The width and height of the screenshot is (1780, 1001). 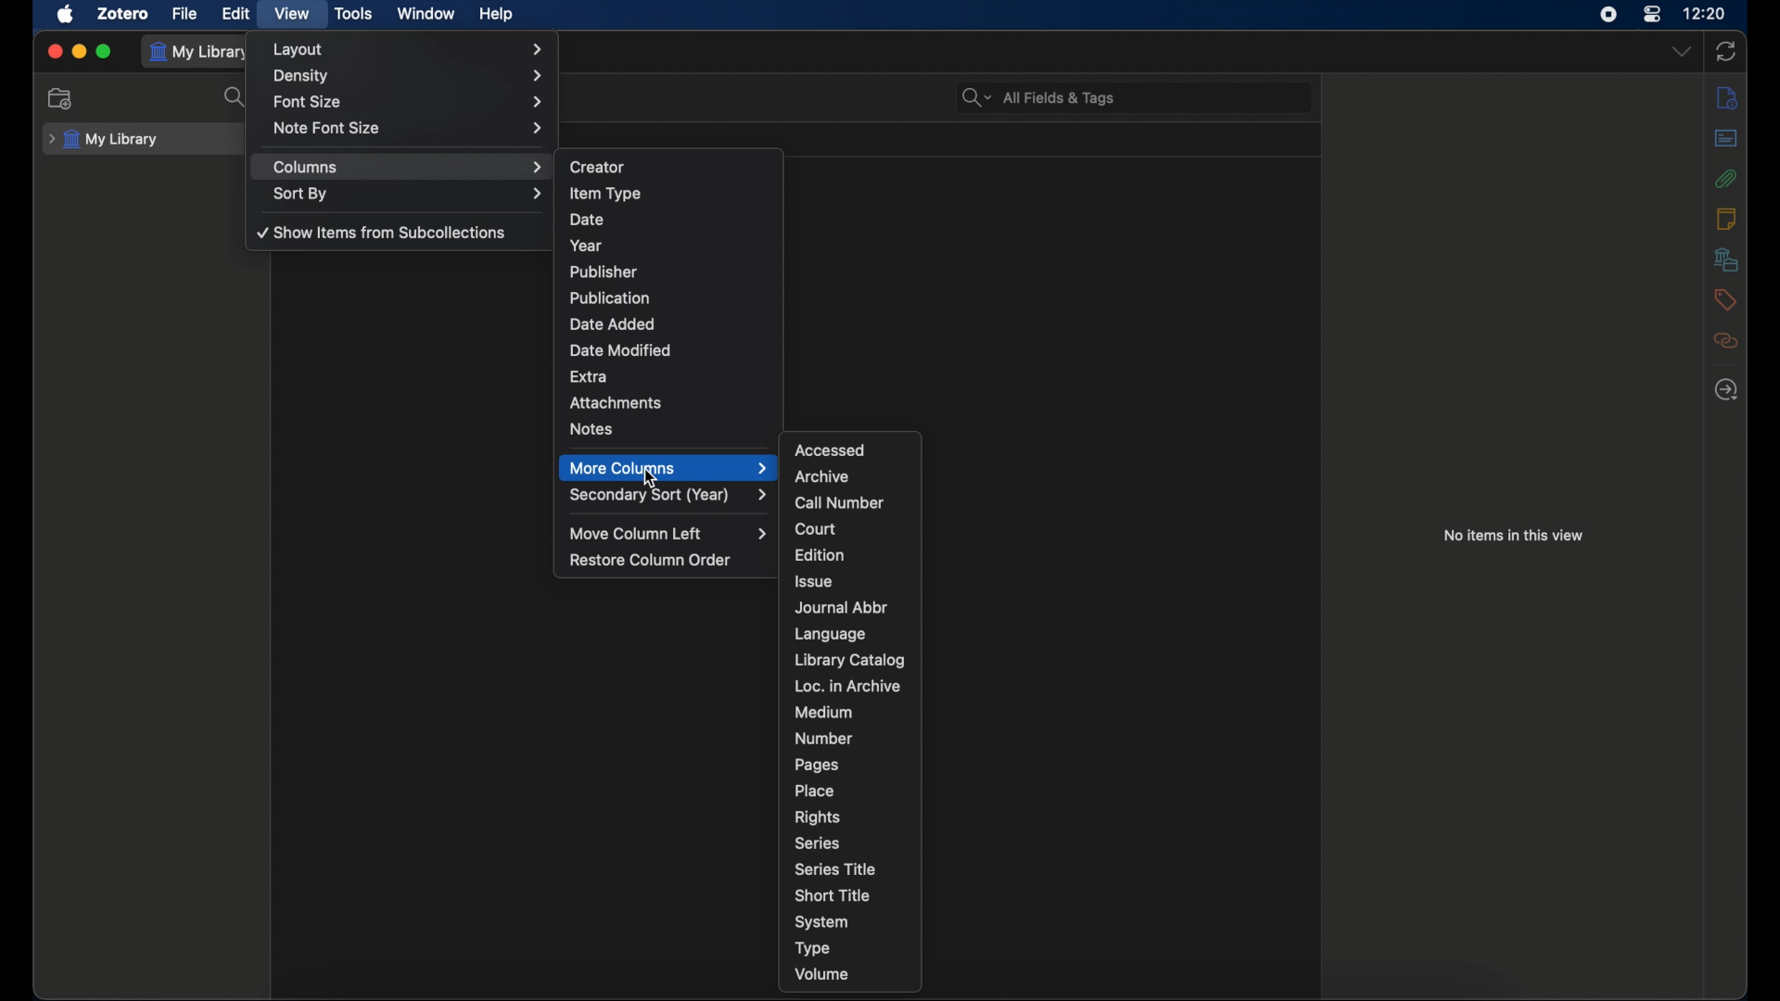 What do you see at coordinates (823, 975) in the screenshot?
I see `volume` at bounding box center [823, 975].